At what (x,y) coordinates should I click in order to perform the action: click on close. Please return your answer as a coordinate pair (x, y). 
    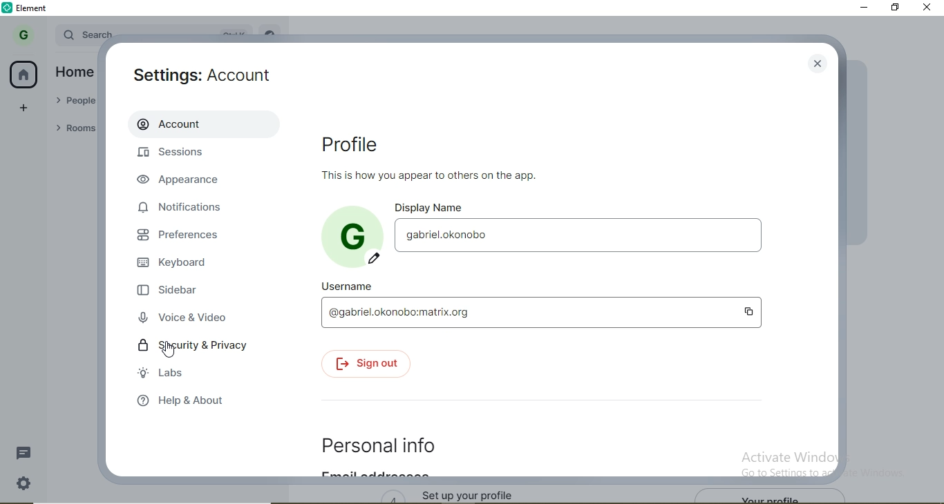
    Looking at the image, I should click on (818, 68).